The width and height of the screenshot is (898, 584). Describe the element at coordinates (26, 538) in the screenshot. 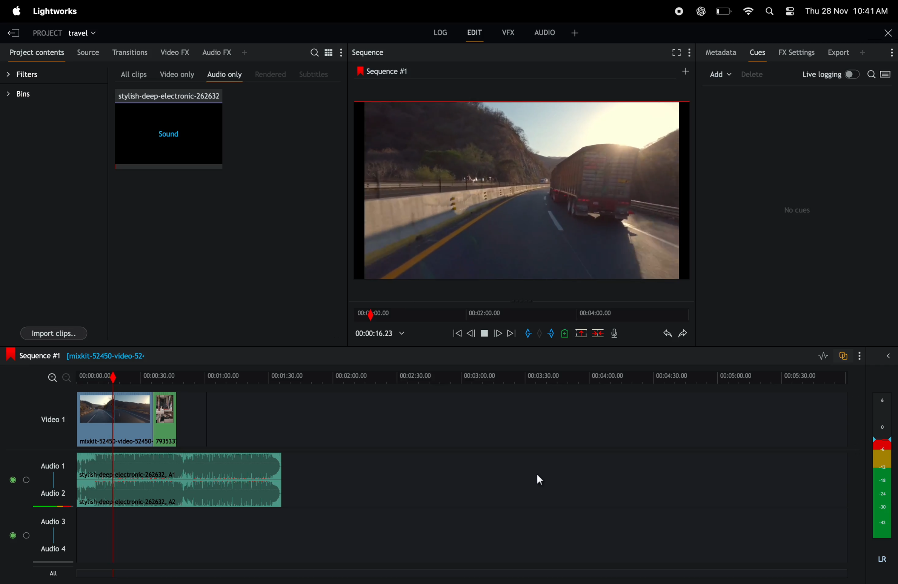

I see `Solo track` at that location.